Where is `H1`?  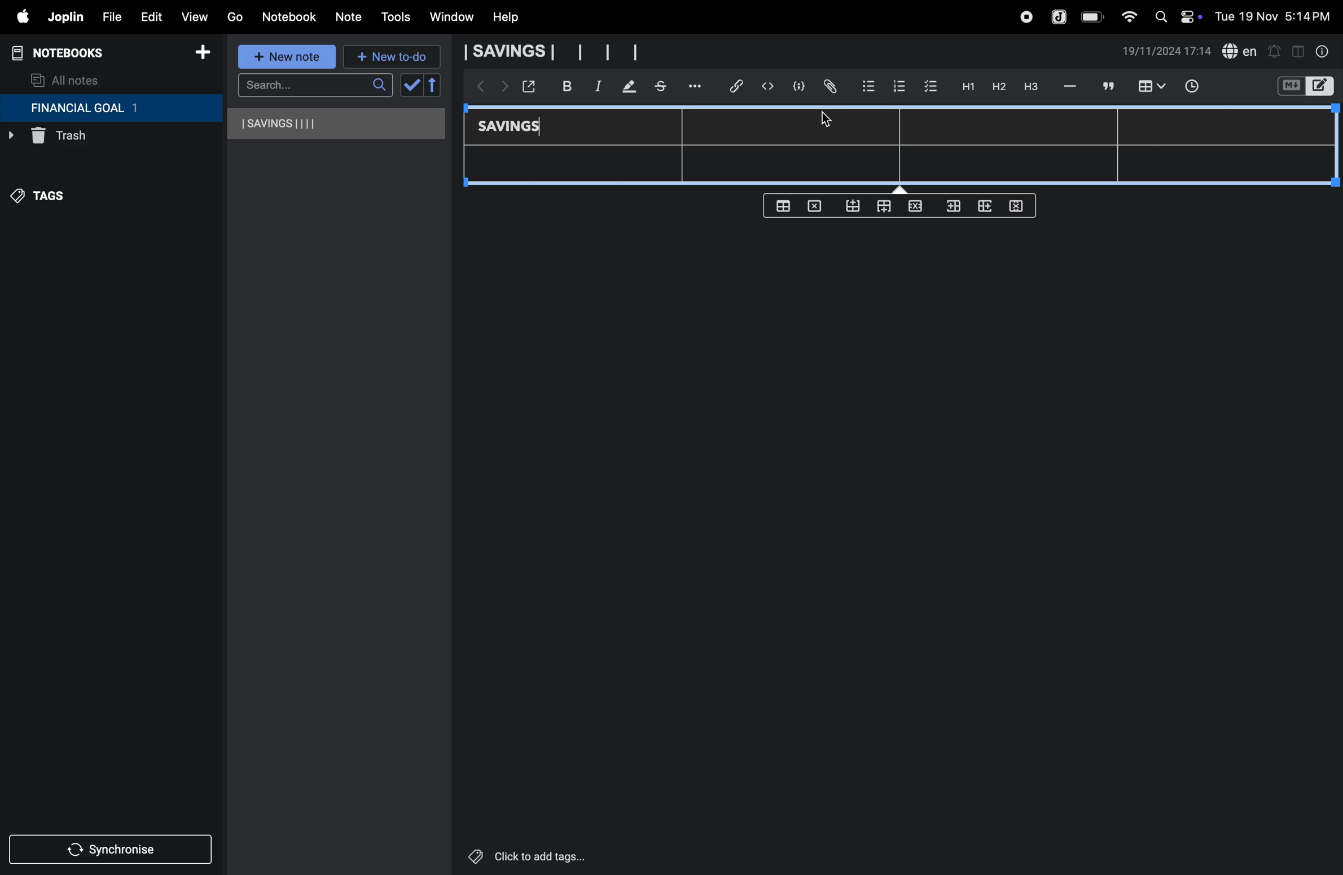
H1 is located at coordinates (967, 87).